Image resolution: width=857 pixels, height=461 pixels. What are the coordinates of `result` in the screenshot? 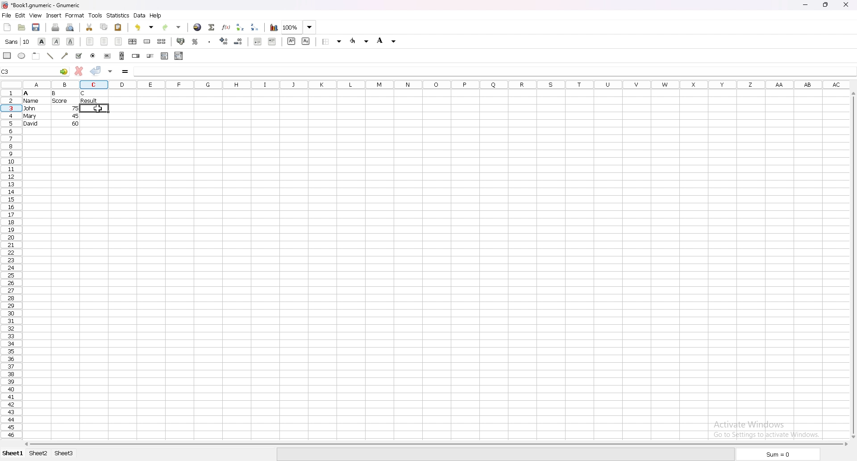 It's located at (89, 101).